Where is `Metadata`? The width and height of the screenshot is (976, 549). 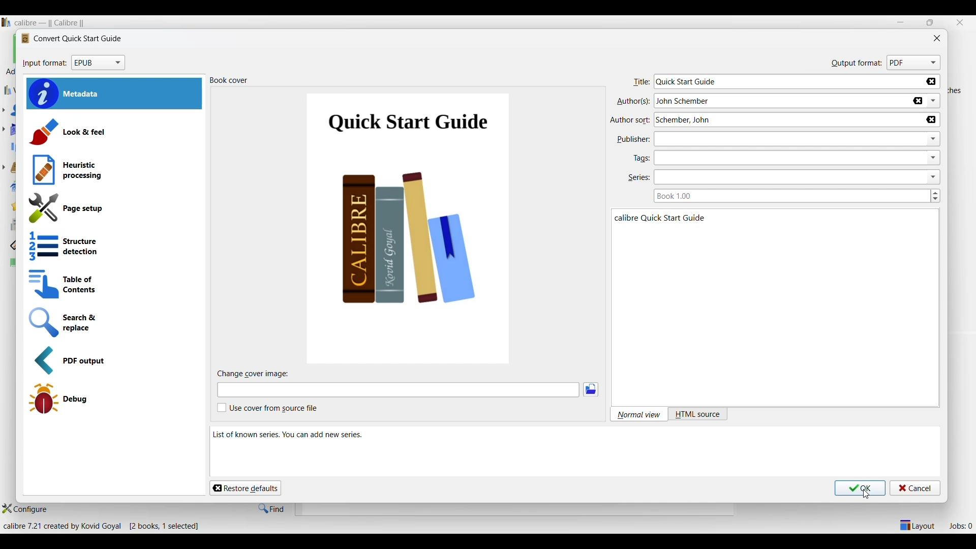 Metadata is located at coordinates (114, 94).